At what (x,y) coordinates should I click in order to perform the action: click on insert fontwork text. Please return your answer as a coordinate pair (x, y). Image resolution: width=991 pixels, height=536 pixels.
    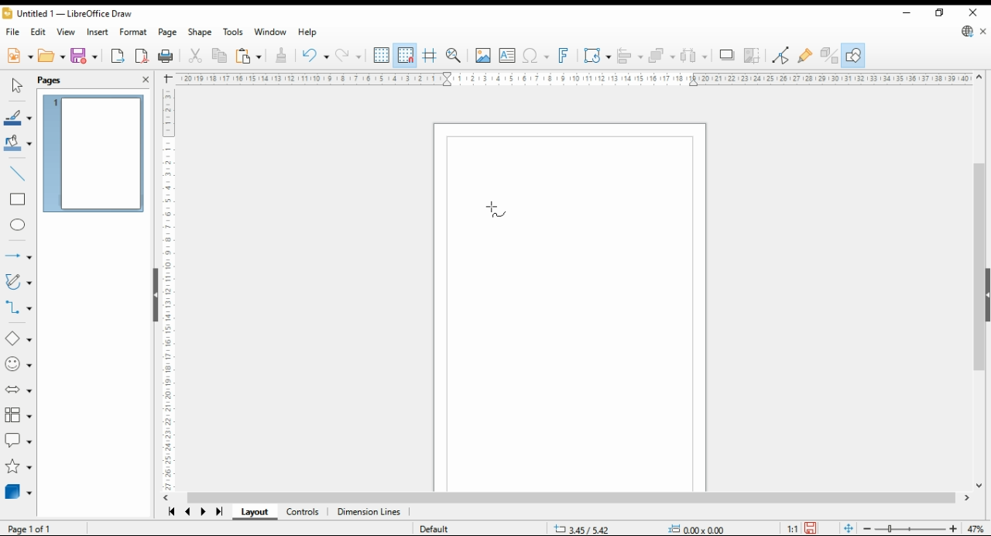
    Looking at the image, I should click on (564, 56).